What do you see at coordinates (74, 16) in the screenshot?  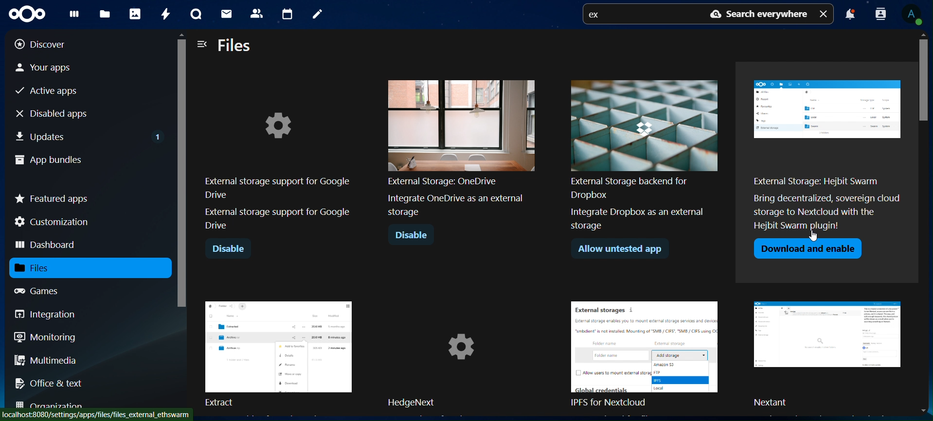 I see `dashboard` at bounding box center [74, 16].